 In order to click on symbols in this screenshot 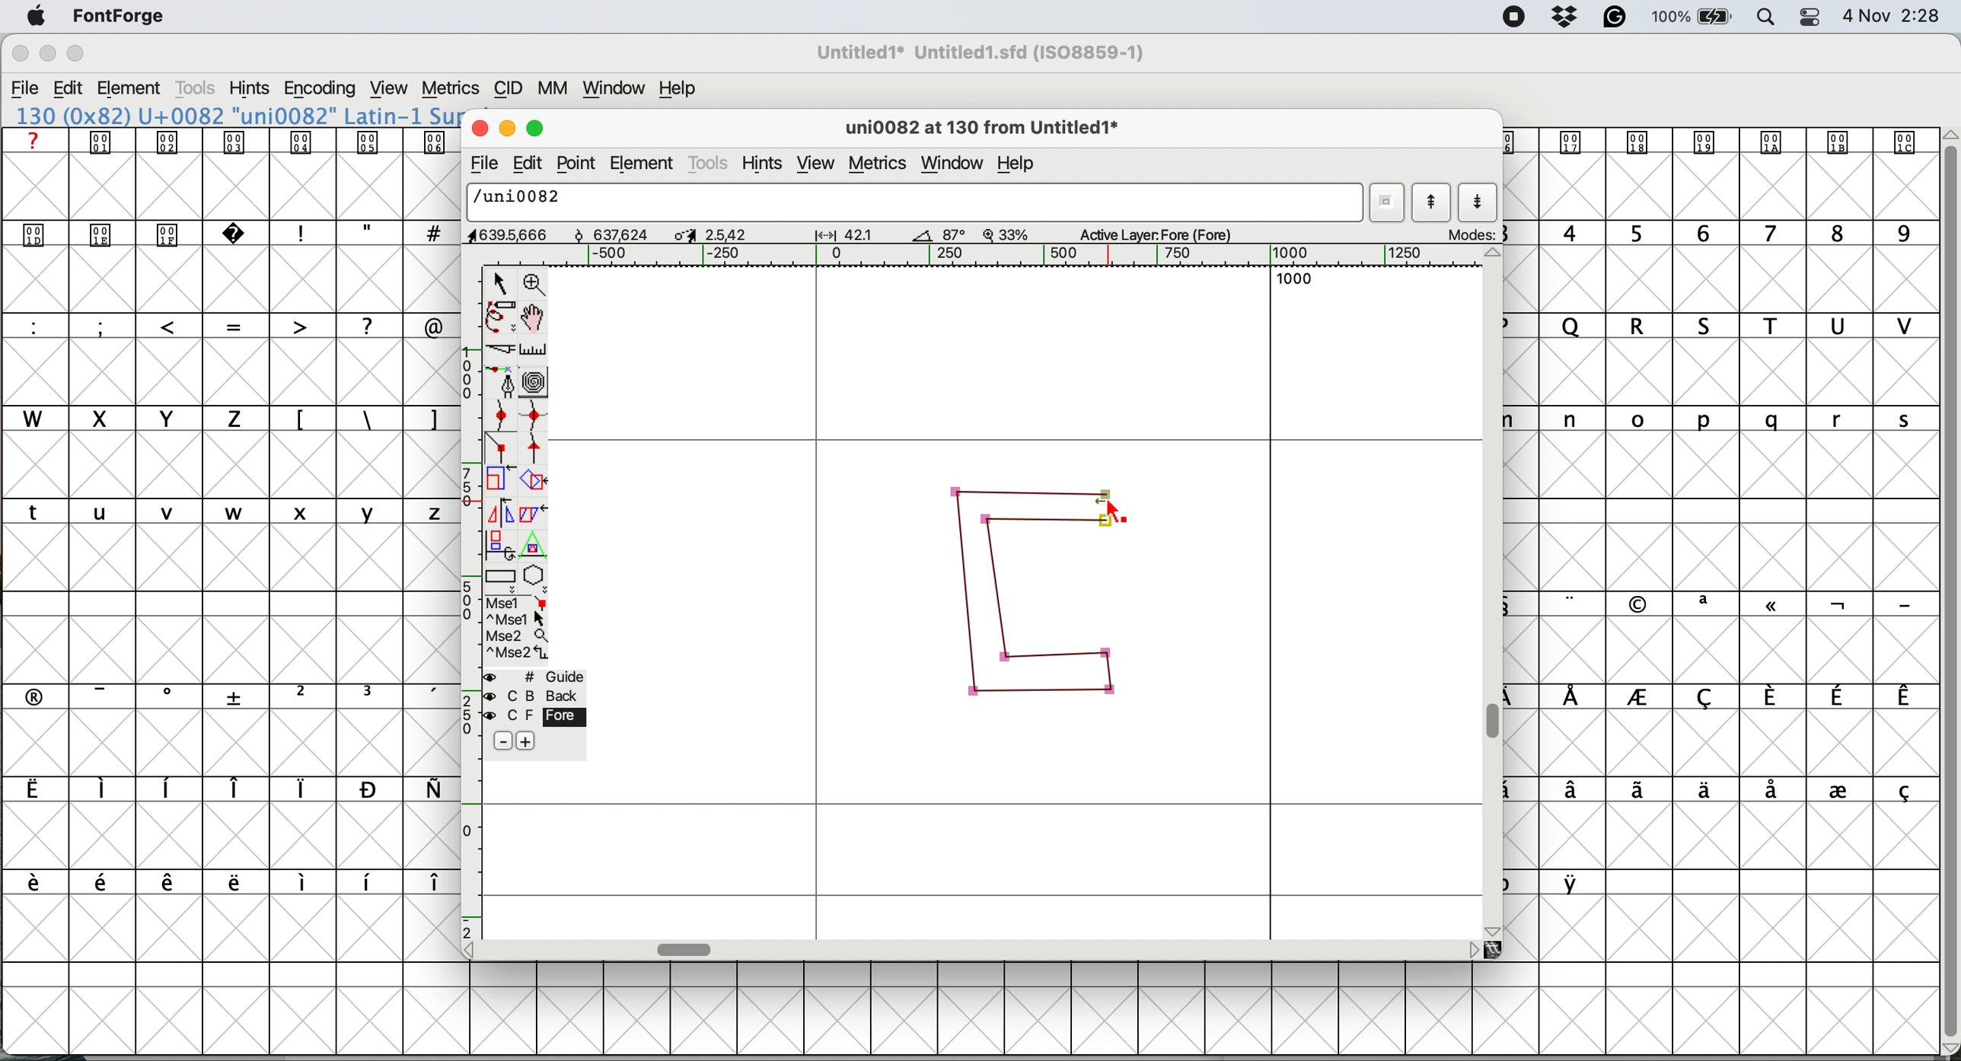, I will do `click(241, 695)`.